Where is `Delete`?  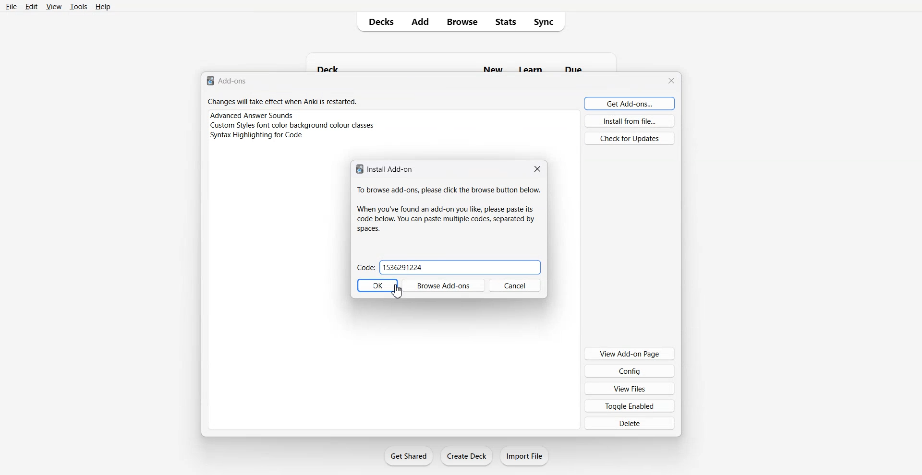 Delete is located at coordinates (630, 423).